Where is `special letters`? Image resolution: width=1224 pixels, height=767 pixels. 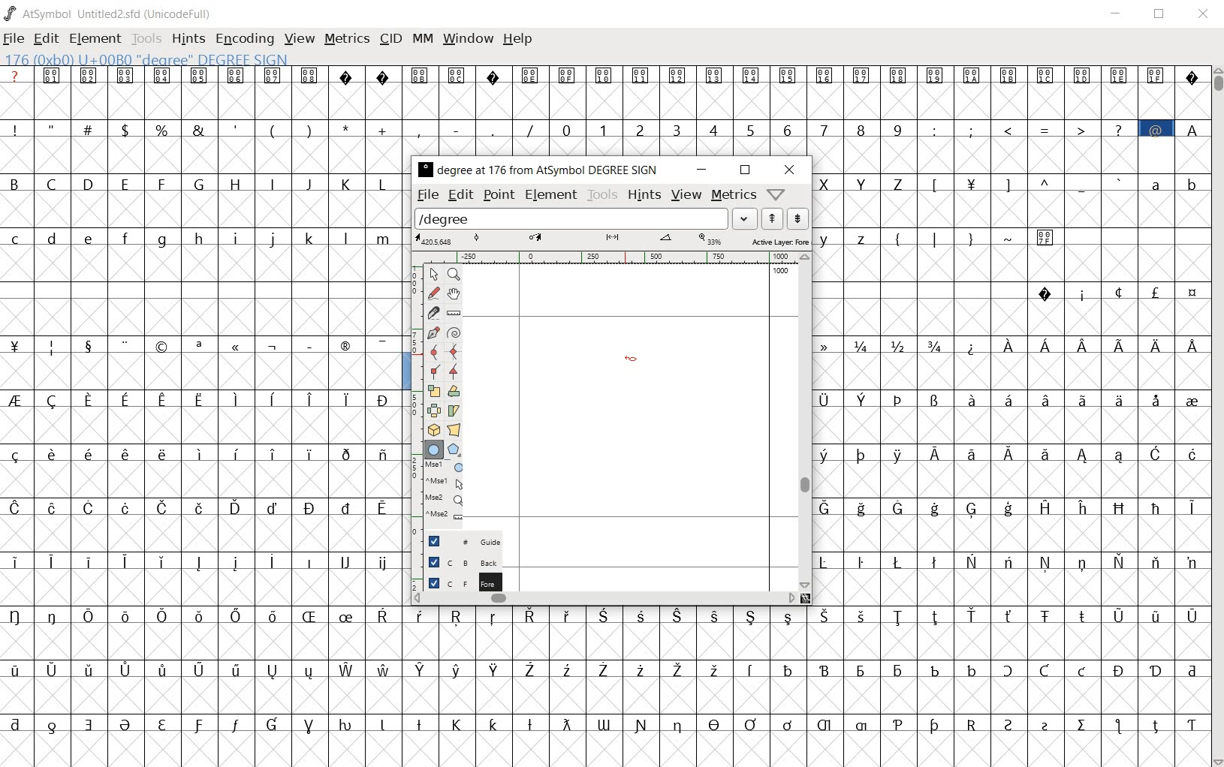
special letters is located at coordinates (807, 617).